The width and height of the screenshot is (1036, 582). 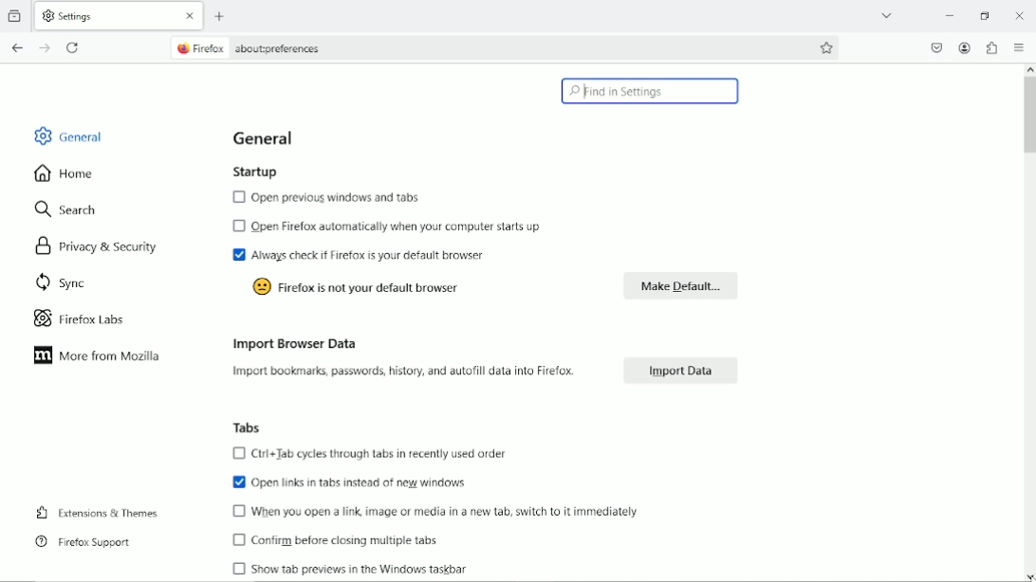 What do you see at coordinates (385, 227) in the screenshot?
I see `Open firefox automatically when your computer starts up` at bounding box center [385, 227].